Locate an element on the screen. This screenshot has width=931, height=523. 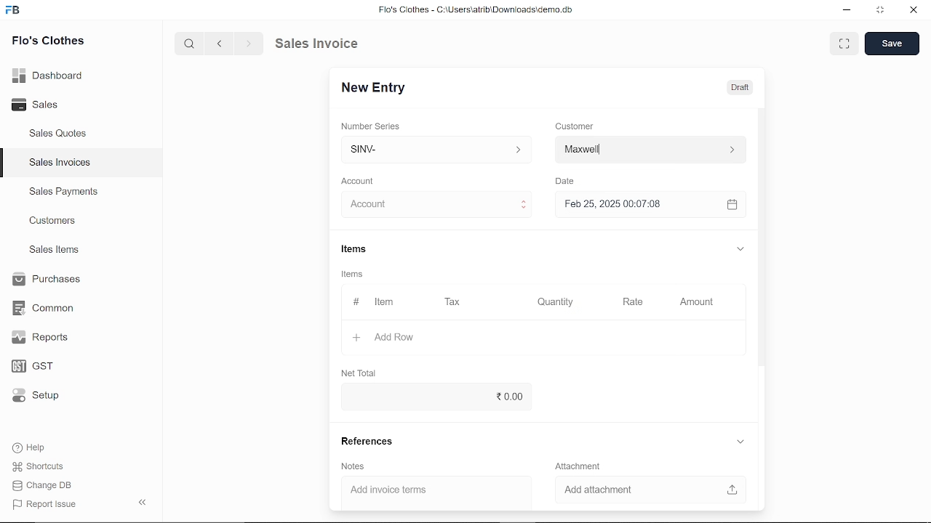
Items is located at coordinates (354, 273).